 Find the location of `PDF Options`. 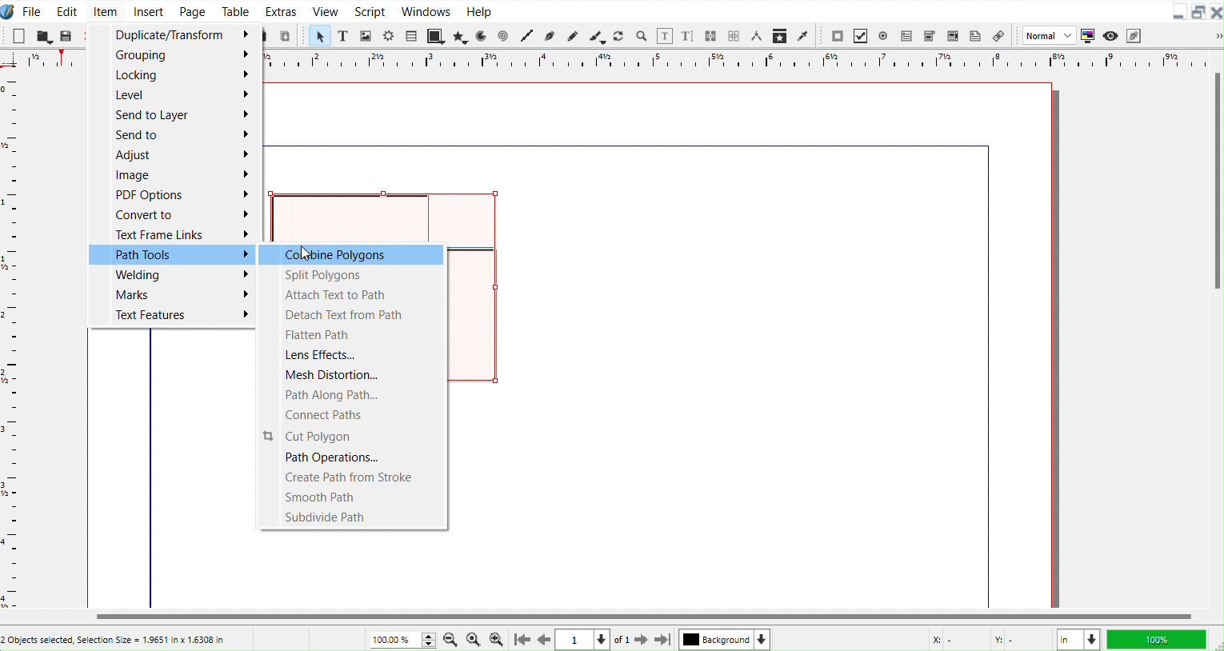

PDF Options is located at coordinates (172, 194).